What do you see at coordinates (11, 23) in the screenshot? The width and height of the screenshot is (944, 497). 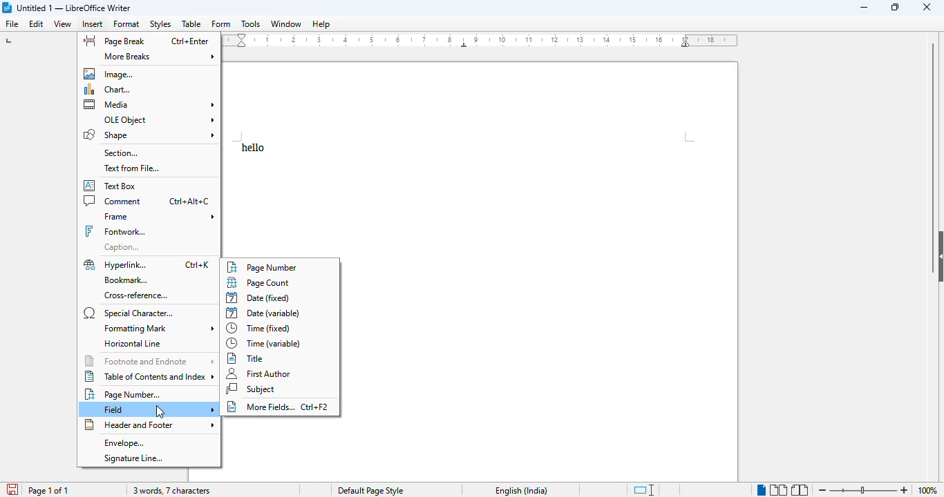 I see `file` at bounding box center [11, 23].